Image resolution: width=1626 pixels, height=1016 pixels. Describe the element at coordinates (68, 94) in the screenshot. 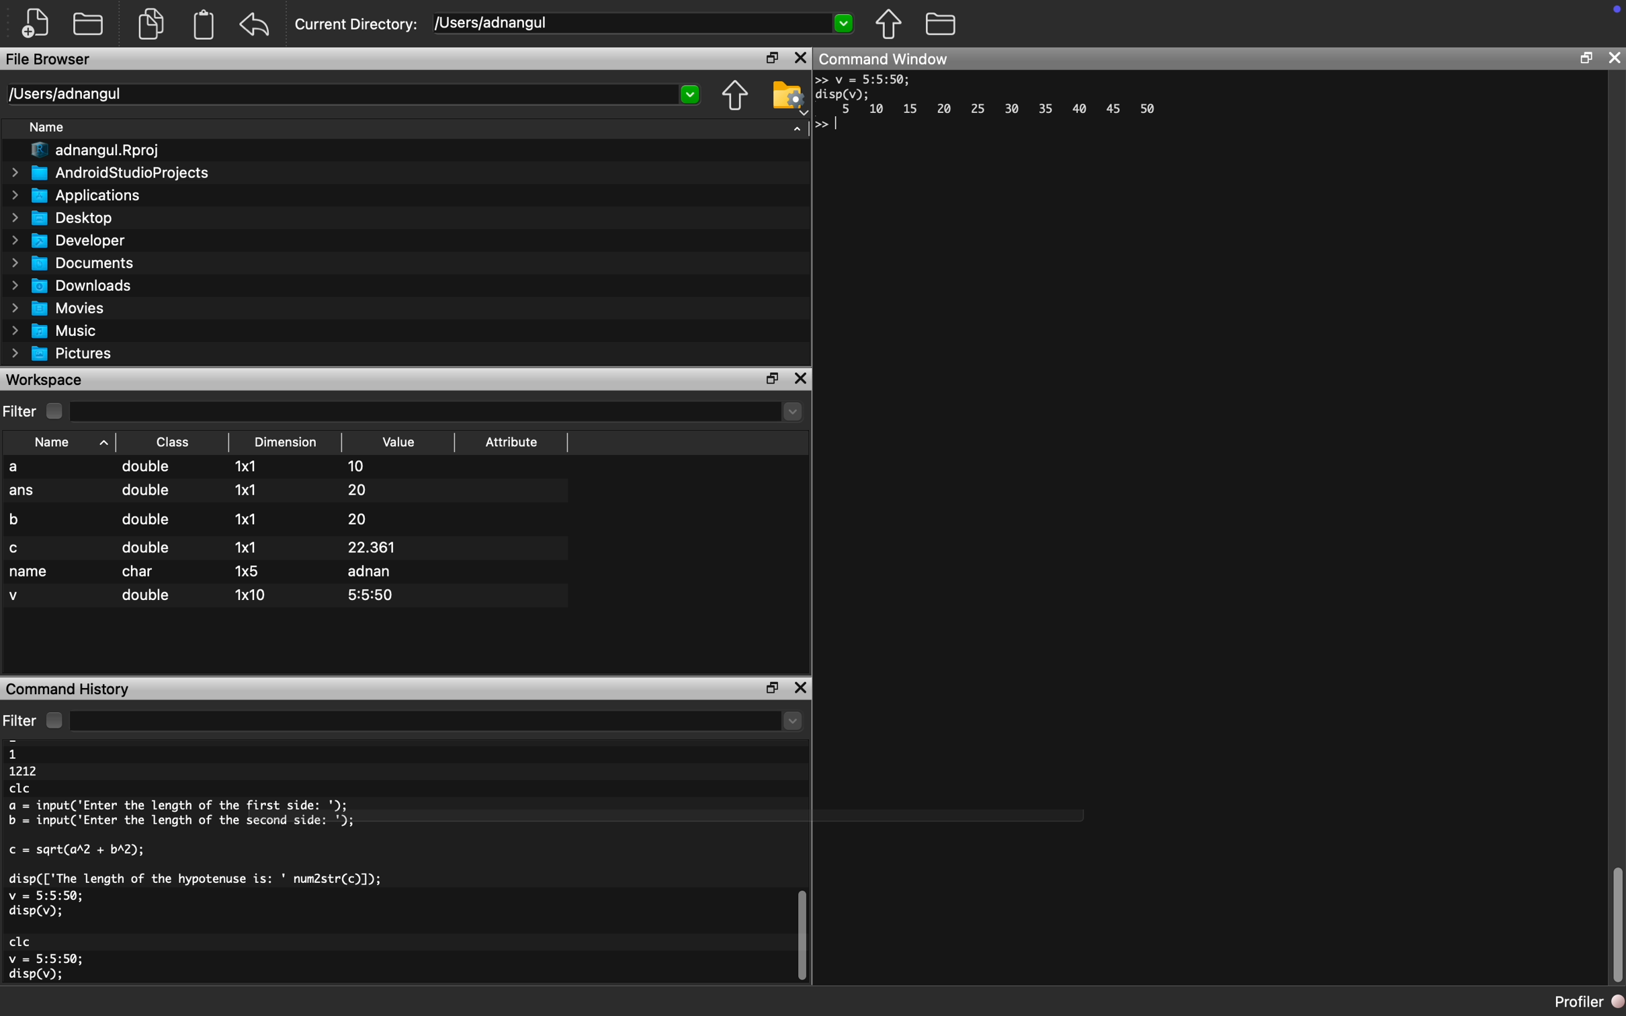

I see `/Users/adnangul` at that location.